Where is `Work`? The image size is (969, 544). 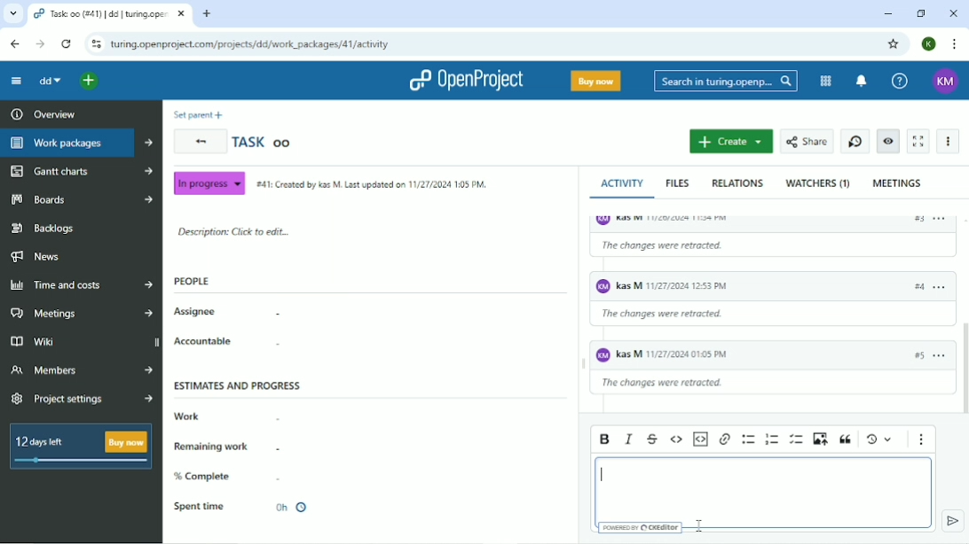 Work is located at coordinates (226, 416).